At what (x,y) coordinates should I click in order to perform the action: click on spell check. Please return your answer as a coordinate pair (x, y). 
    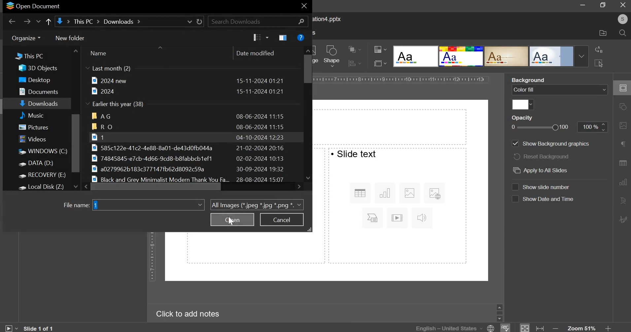
    Looking at the image, I should click on (506, 328).